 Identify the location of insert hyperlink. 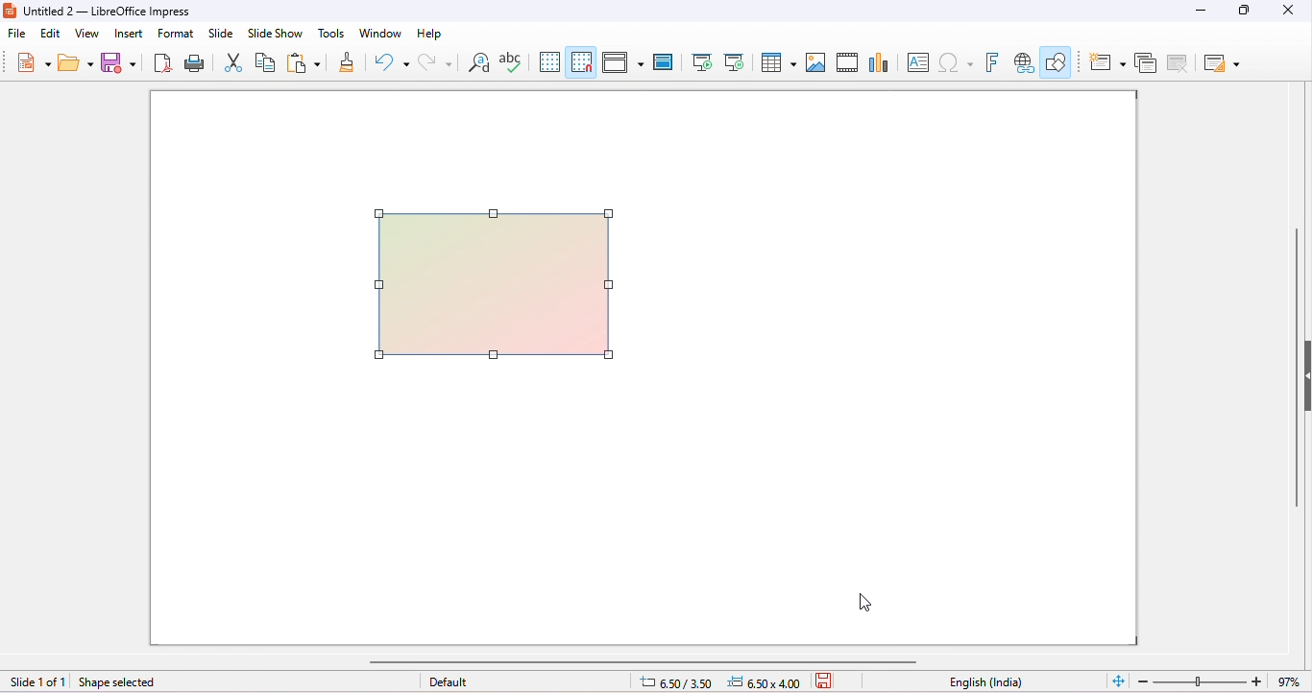
(1025, 62).